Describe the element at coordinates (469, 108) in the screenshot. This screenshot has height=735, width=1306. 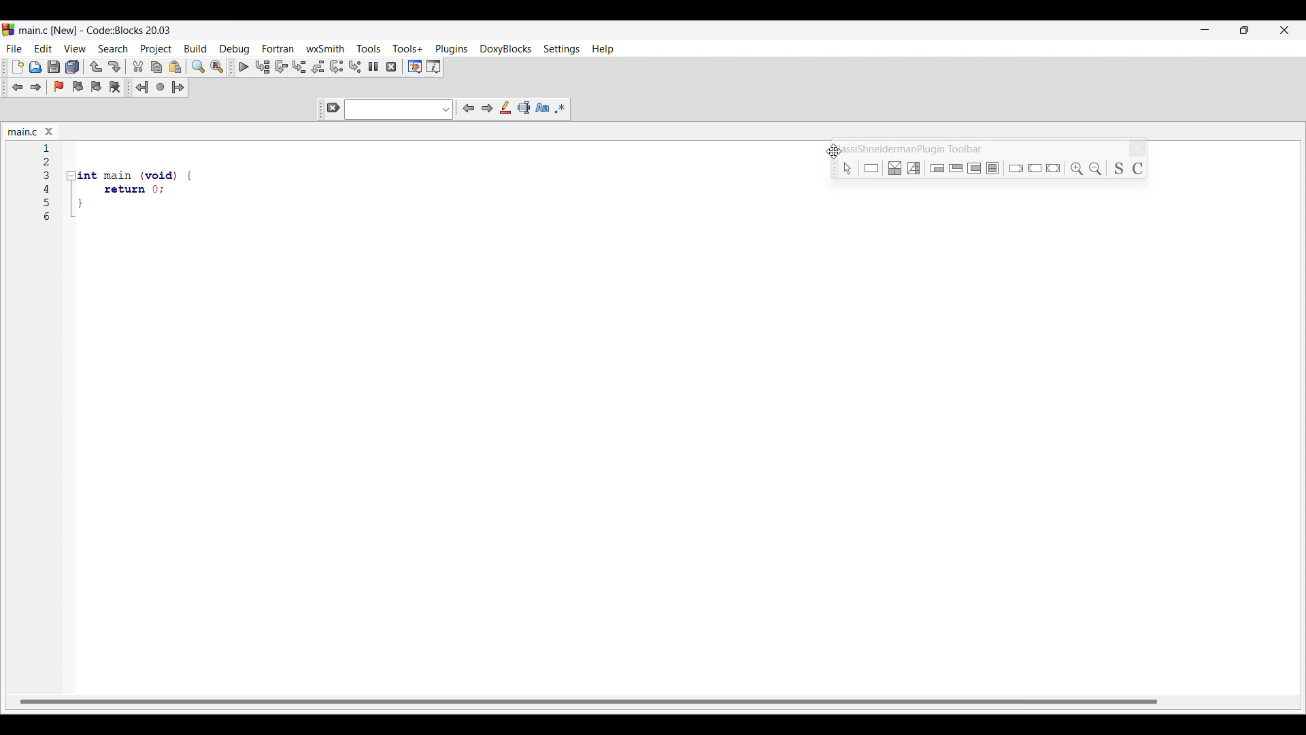
I see `Previous` at that location.